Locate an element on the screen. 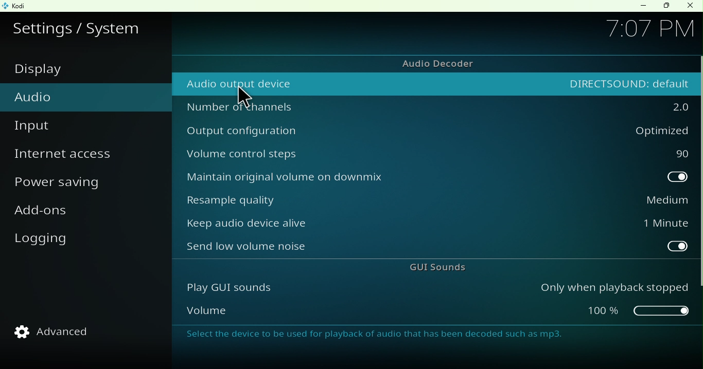  Resample quality is located at coordinates (371, 201).